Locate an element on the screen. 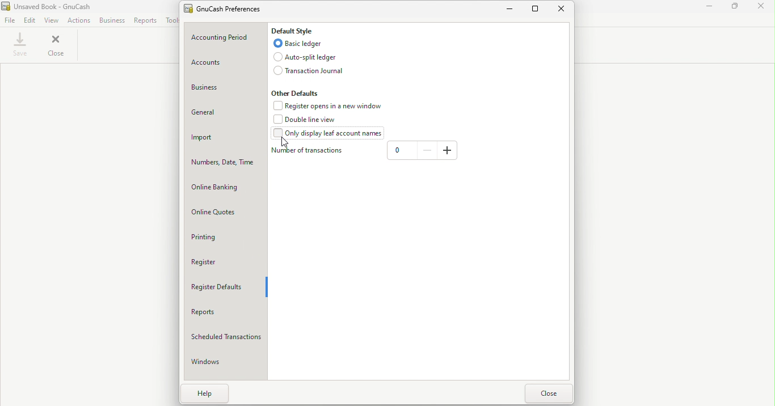 This screenshot has height=406, width=775. Add number is located at coordinates (448, 151).